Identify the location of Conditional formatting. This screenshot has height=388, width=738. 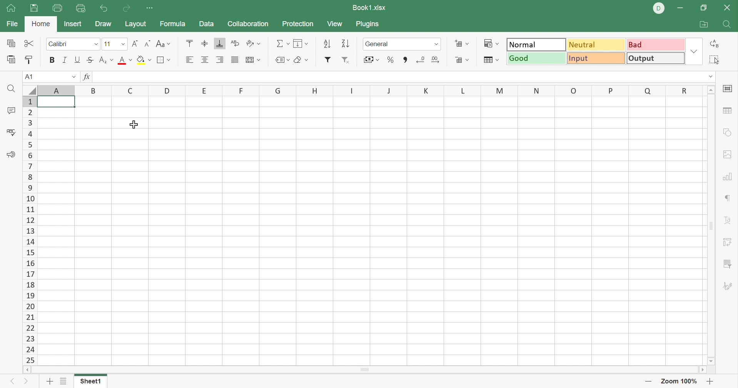
(493, 42).